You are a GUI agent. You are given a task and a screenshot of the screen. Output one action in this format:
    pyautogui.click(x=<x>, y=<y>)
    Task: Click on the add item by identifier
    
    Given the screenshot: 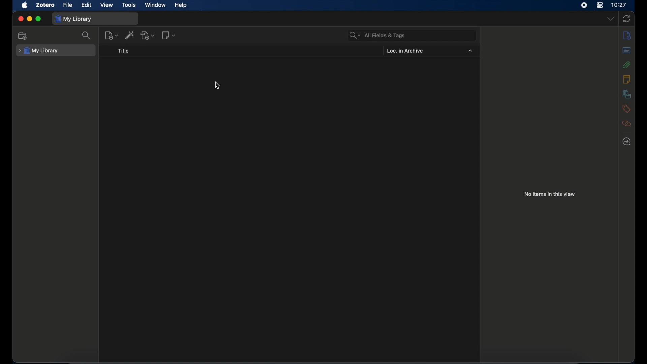 What is the action you would take?
    pyautogui.click(x=129, y=35)
    